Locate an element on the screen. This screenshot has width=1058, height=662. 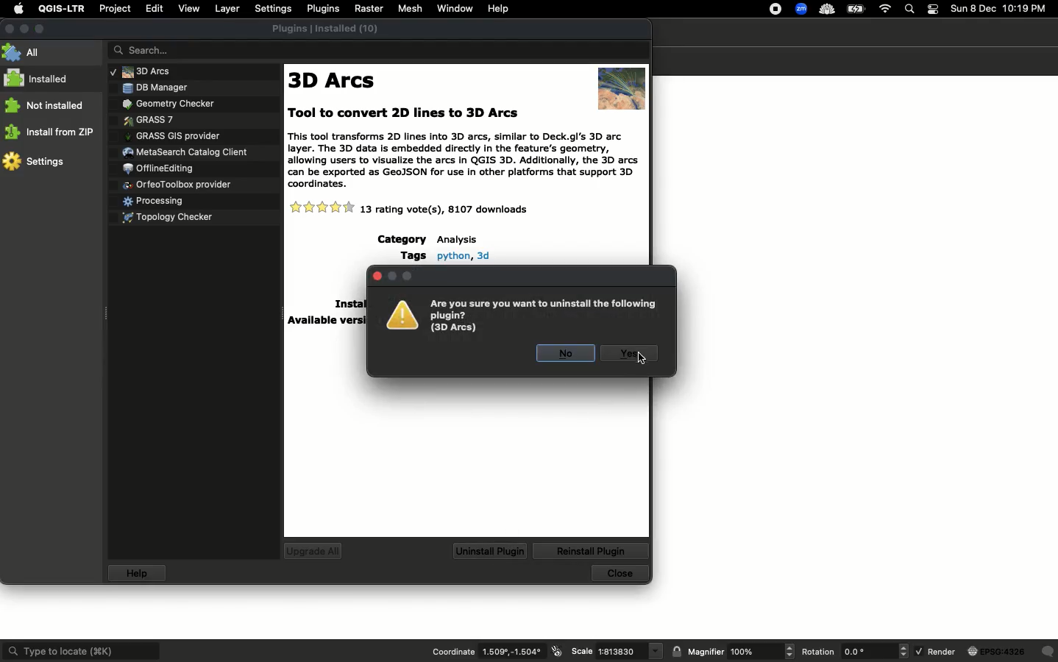
Details is located at coordinates (326, 322).